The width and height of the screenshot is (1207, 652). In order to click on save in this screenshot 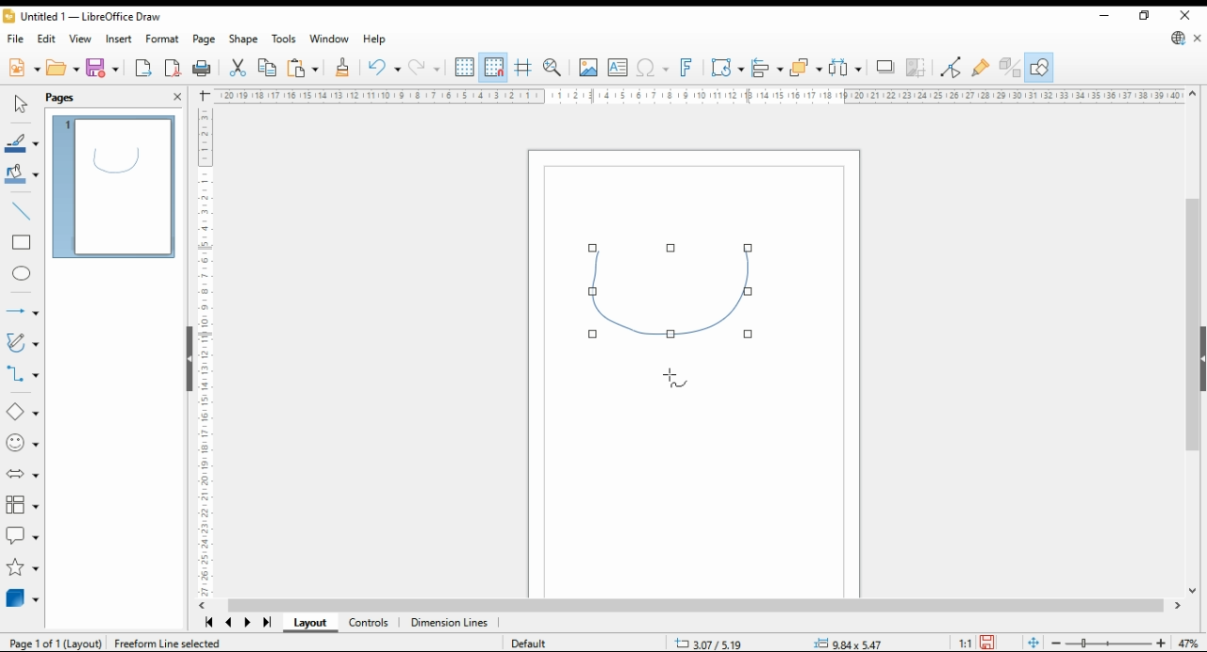, I will do `click(986, 643)`.